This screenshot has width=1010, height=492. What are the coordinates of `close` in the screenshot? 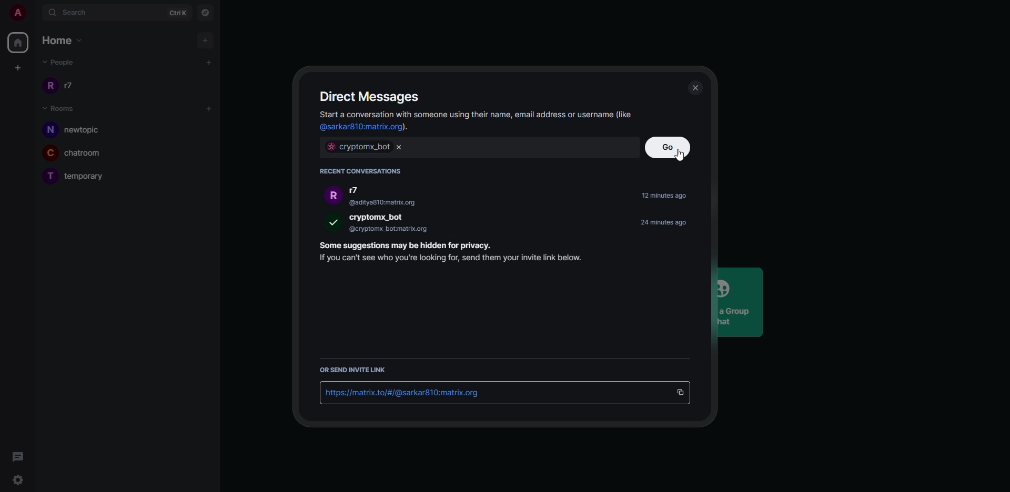 It's located at (399, 147).